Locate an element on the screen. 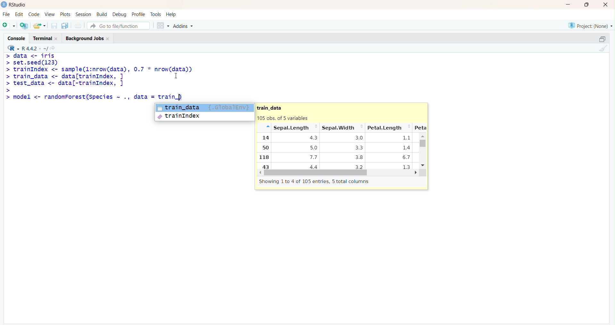 The height and width of the screenshot is (325, 615). Right is located at coordinates (416, 173).